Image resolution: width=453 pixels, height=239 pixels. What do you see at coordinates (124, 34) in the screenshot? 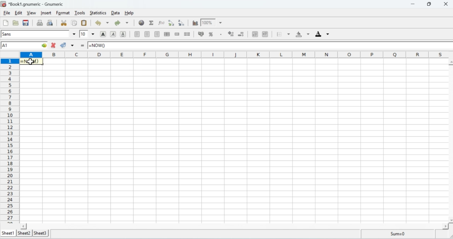
I see `Underline` at bounding box center [124, 34].